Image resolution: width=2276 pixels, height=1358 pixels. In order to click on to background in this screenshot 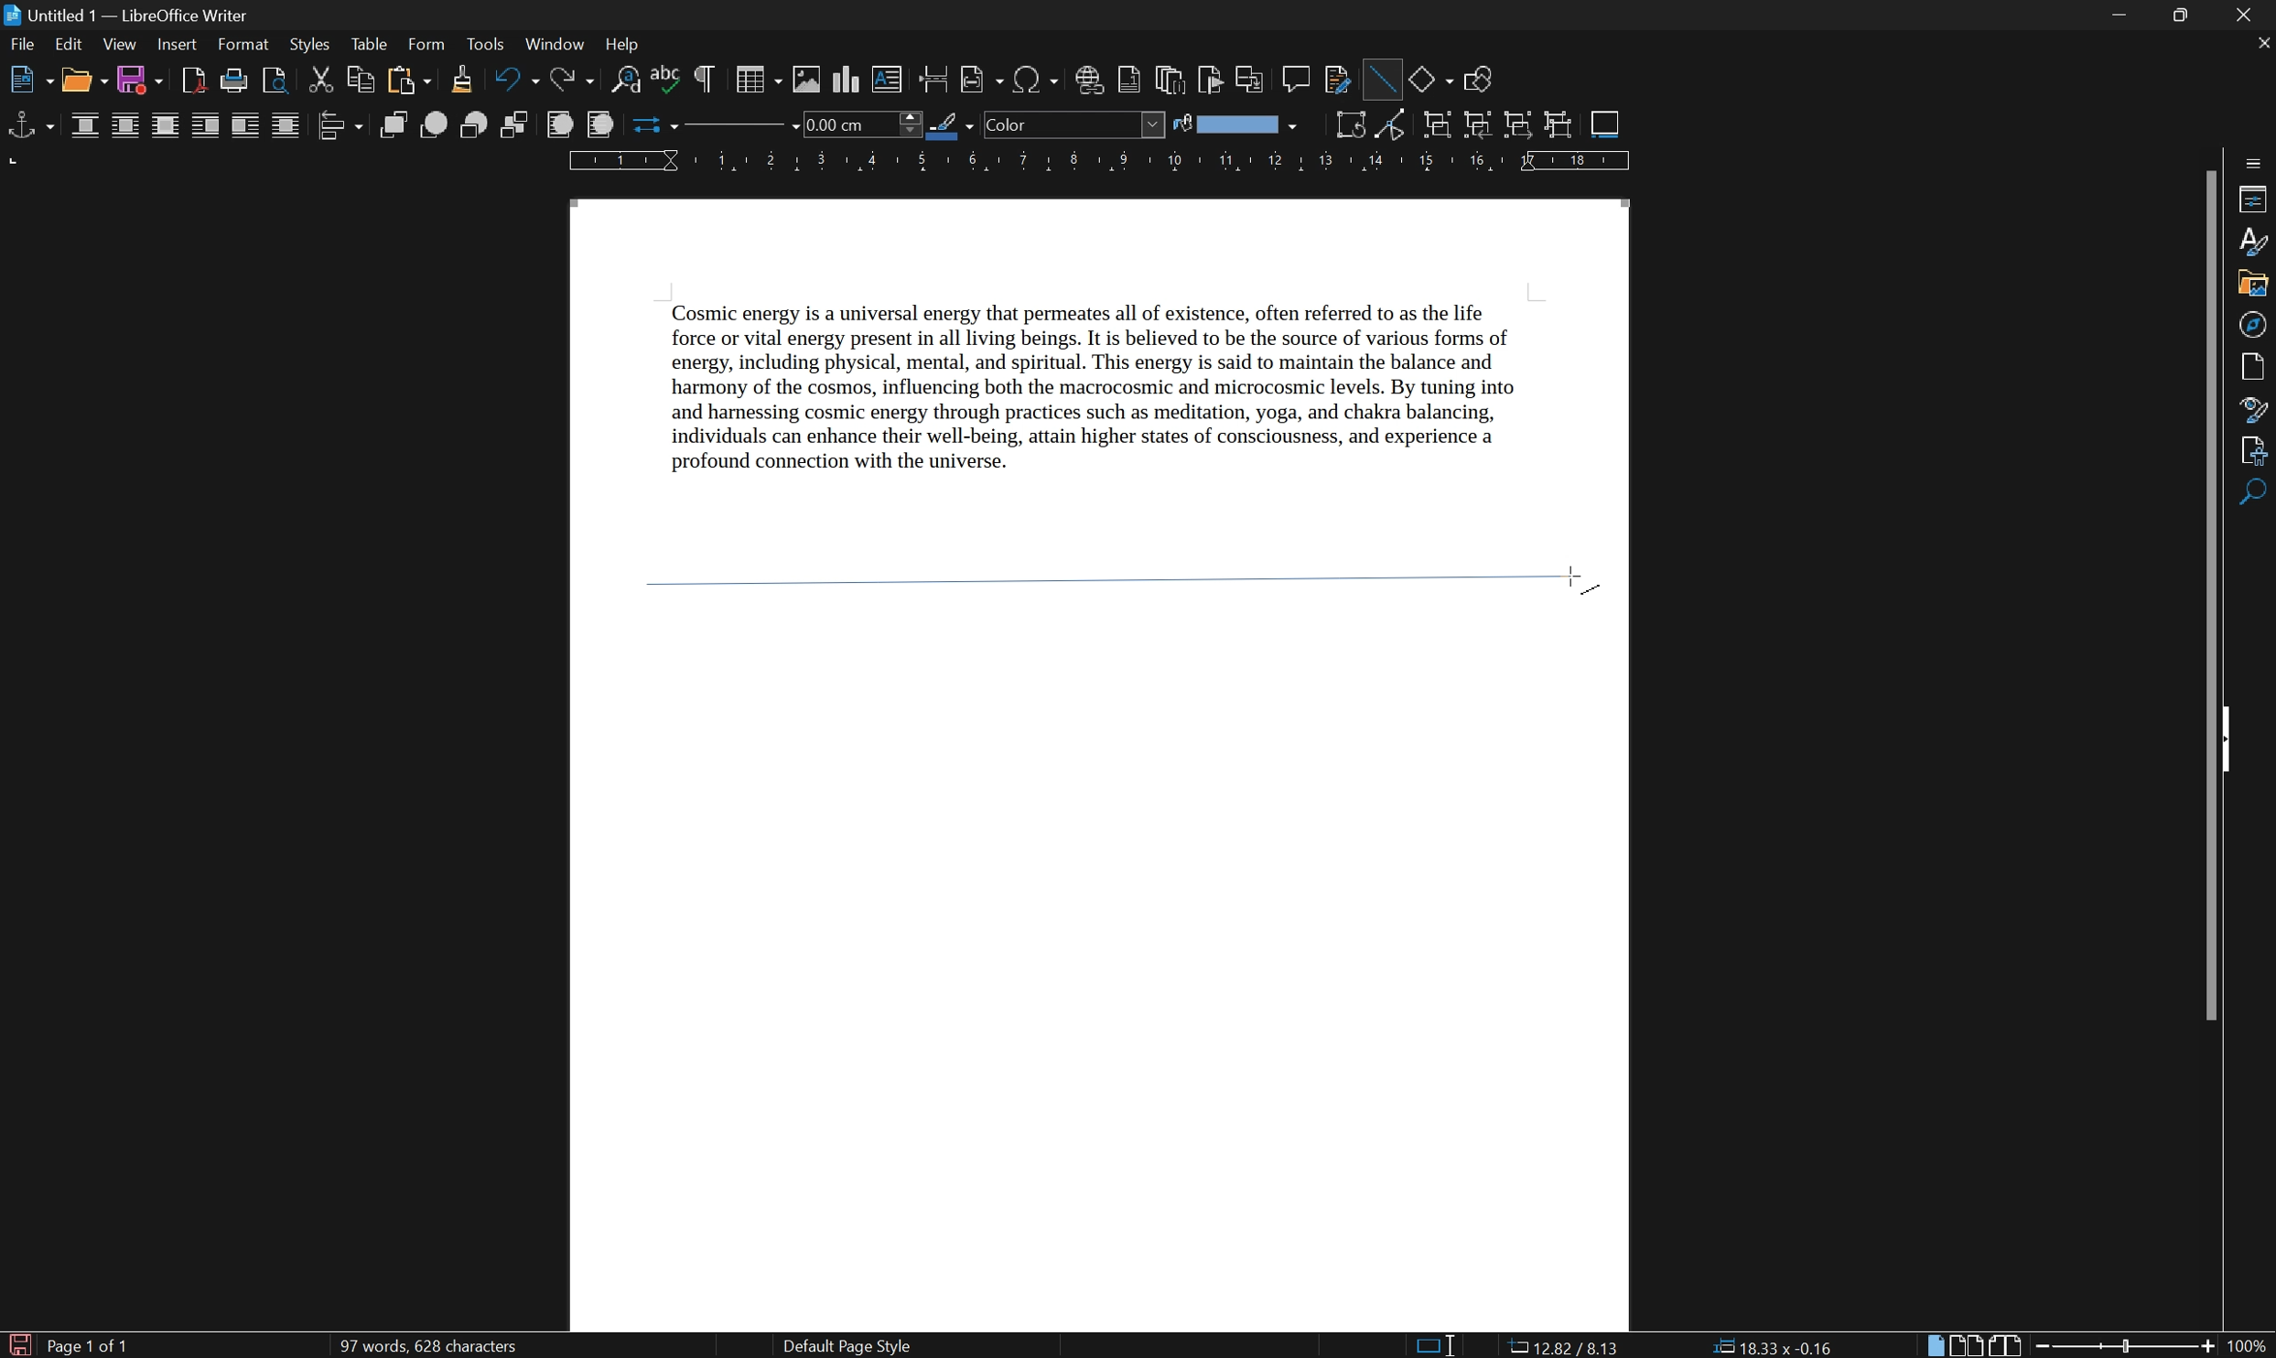, I will do `click(598, 124)`.